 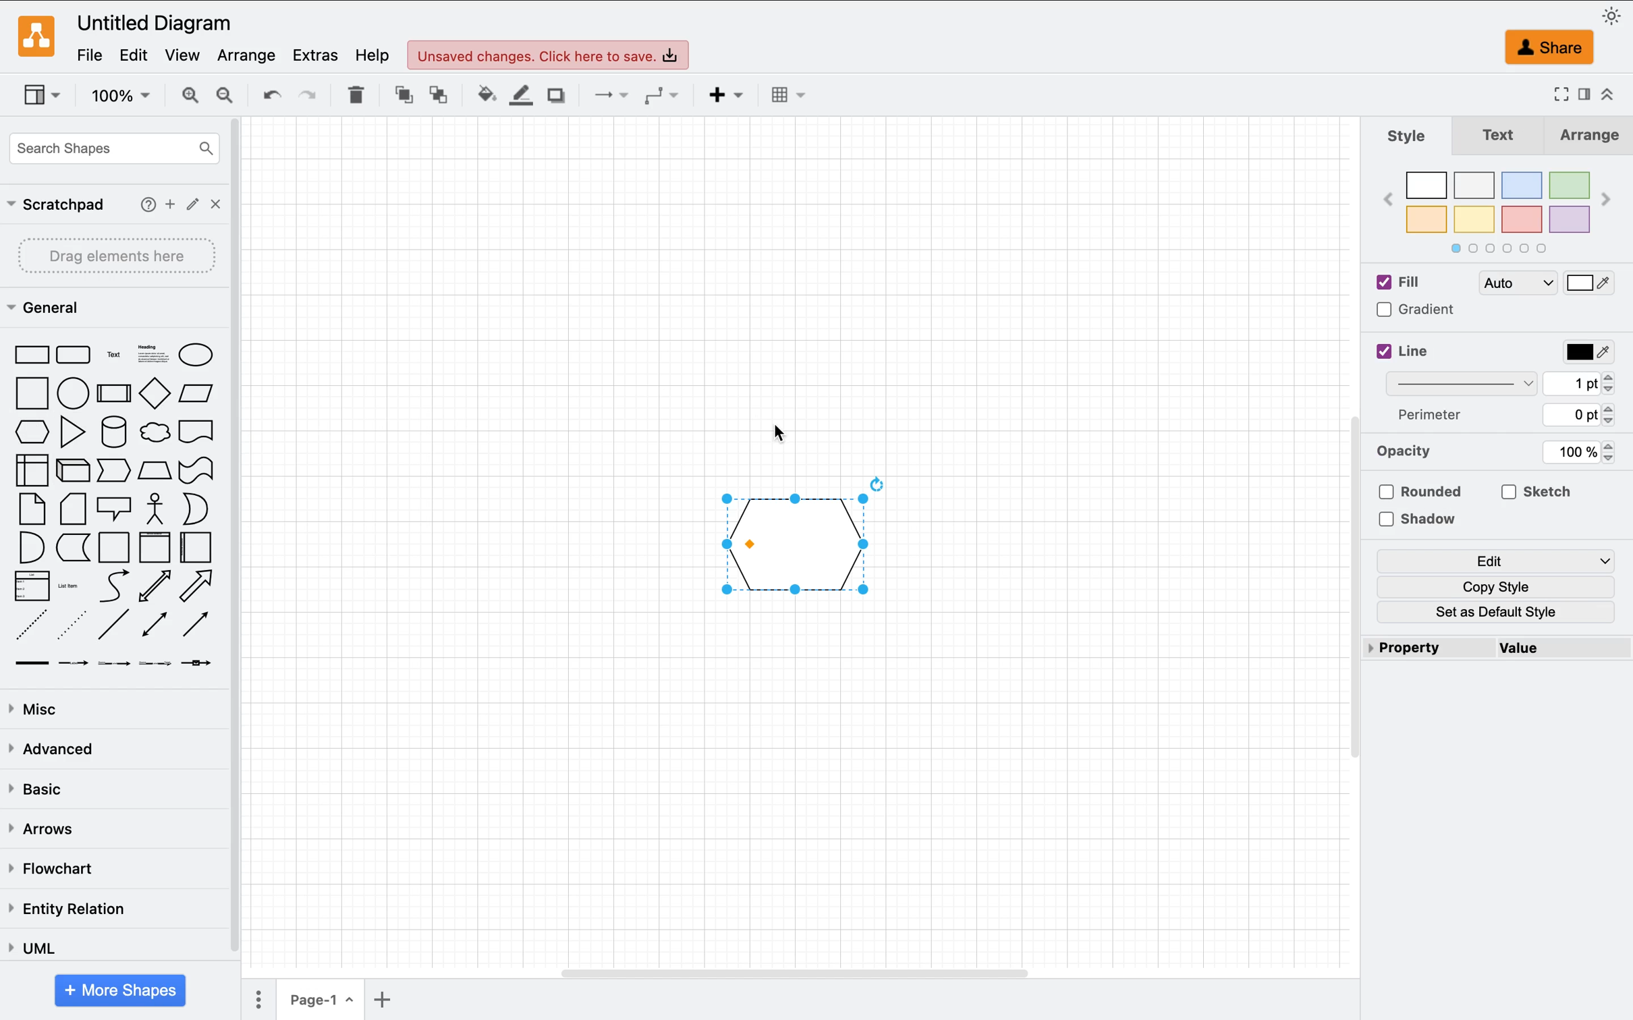 What do you see at coordinates (206, 95) in the screenshot?
I see `zoom in and out` at bounding box center [206, 95].